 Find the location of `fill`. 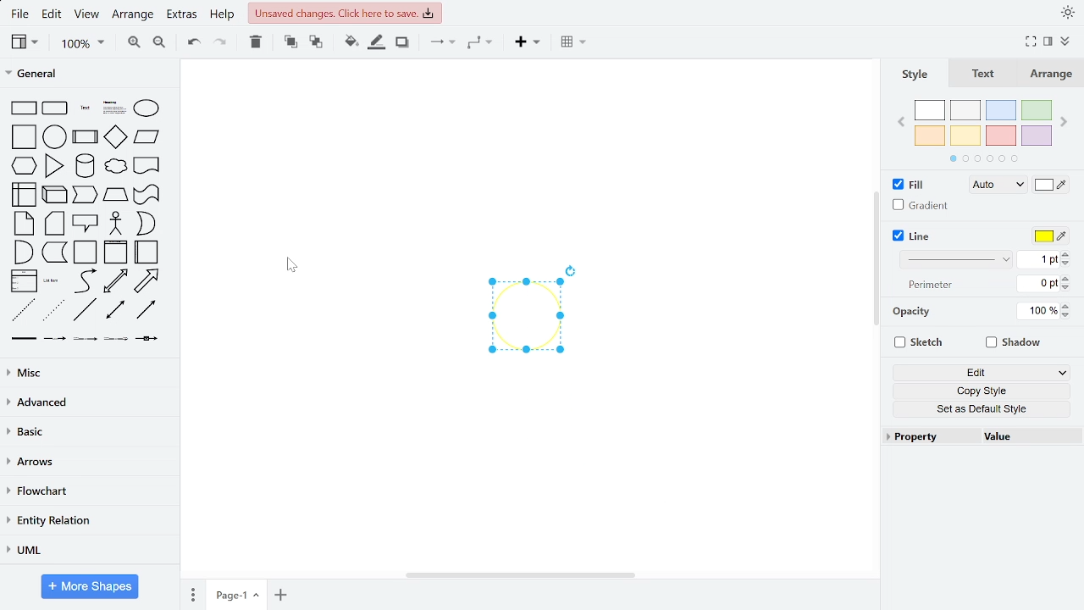

fill is located at coordinates (913, 186).